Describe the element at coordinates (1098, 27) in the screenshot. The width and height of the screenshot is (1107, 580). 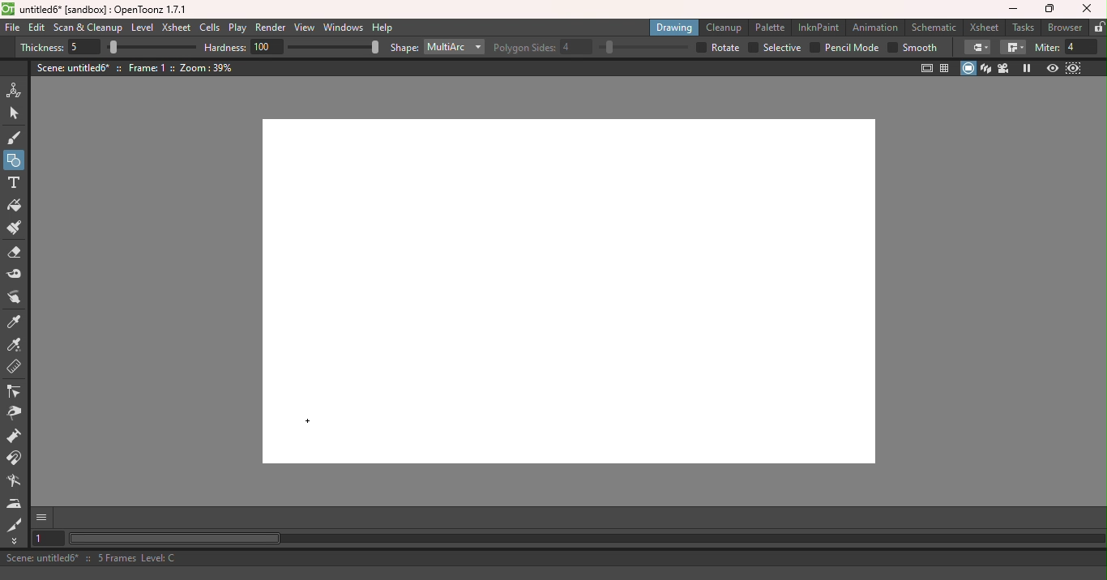
I see `Lock rooms tab` at that location.